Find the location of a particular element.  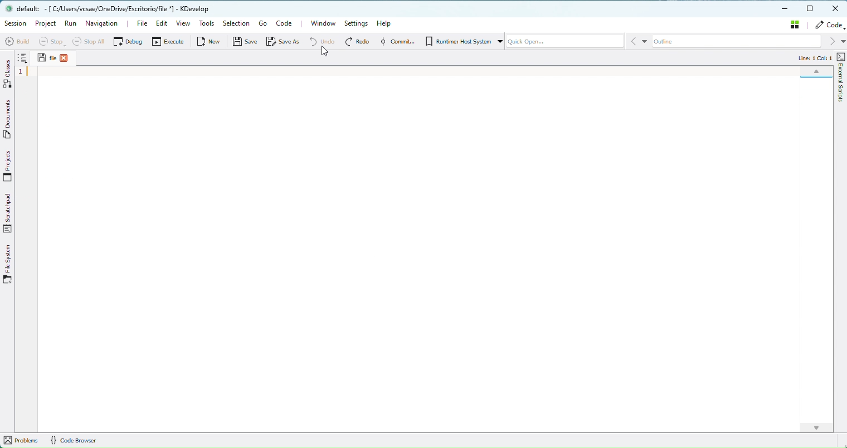

Outline is located at coordinates (745, 41).